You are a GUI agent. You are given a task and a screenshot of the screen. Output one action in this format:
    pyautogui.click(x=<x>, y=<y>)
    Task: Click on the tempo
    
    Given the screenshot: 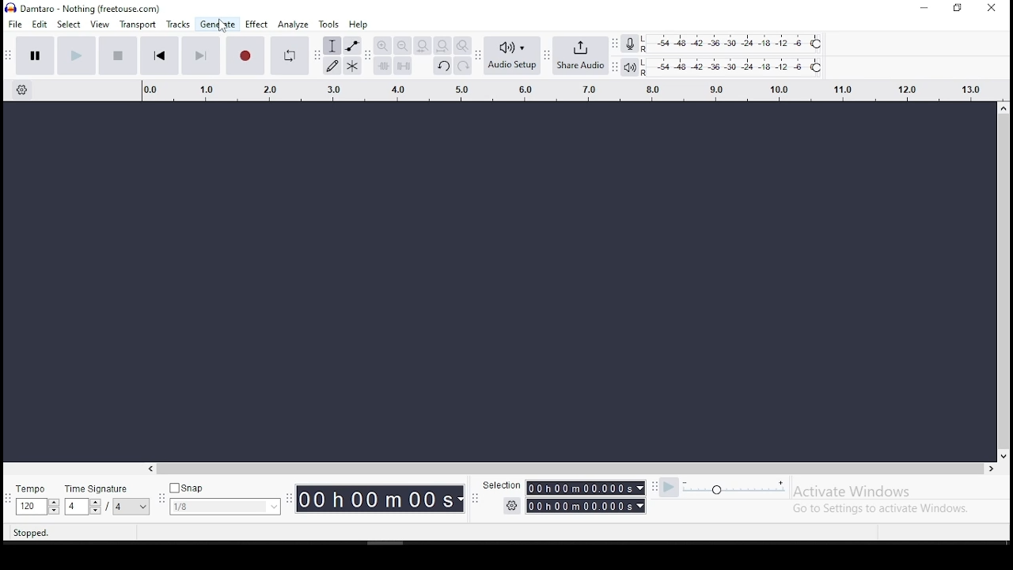 What is the action you would take?
    pyautogui.click(x=29, y=500)
    